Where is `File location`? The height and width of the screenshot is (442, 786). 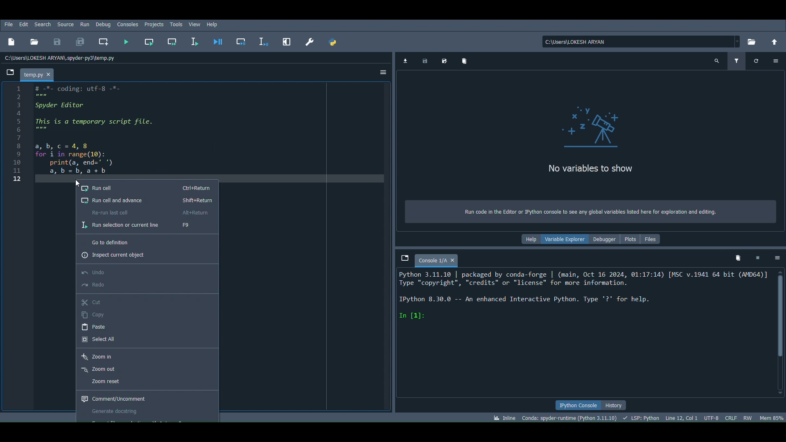
File location is located at coordinates (641, 42).